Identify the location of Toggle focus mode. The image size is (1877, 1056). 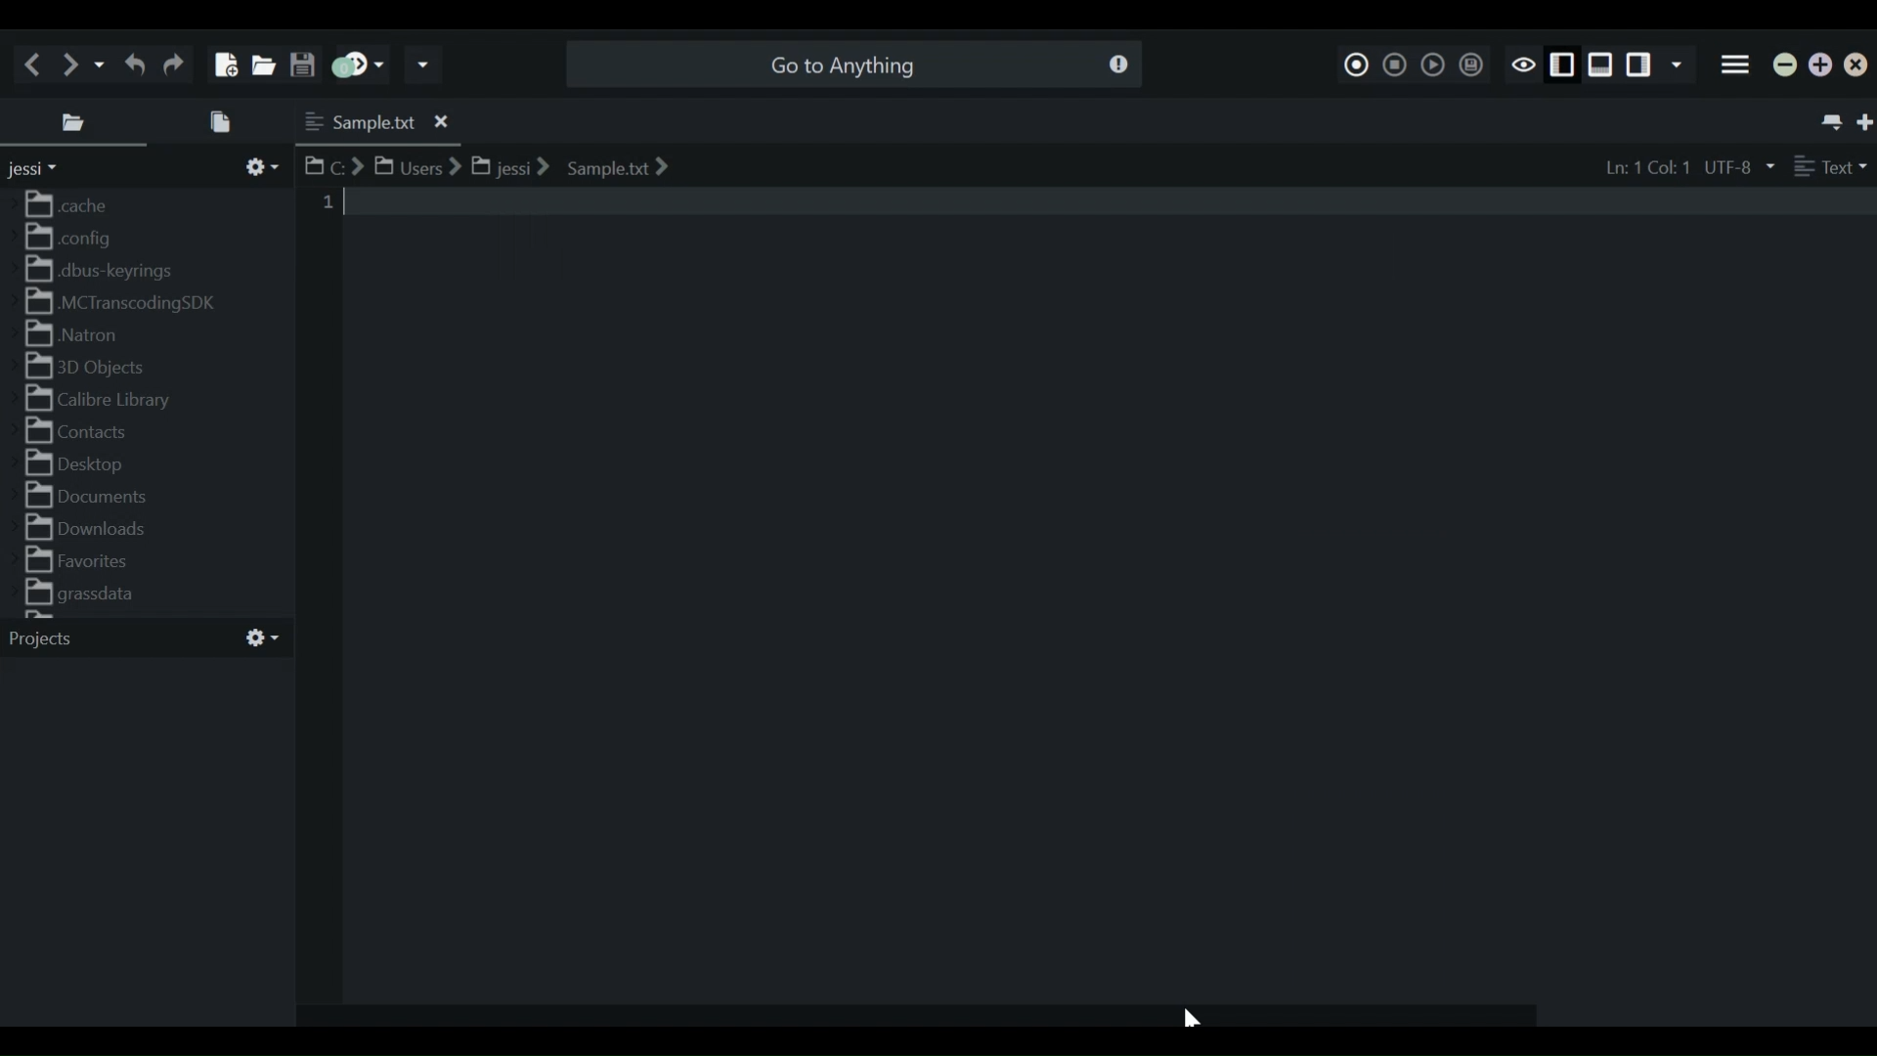
(1520, 65).